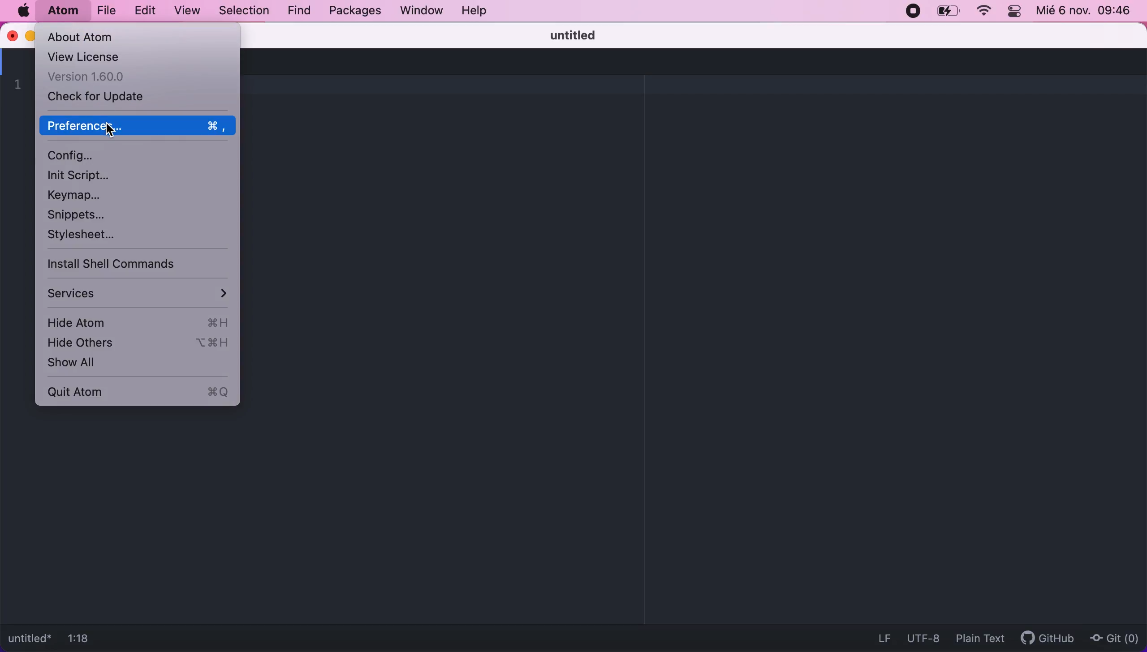 This screenshot has height=652, width=1147. Describe the element at coordinates (120, 266) in the screenshot. I see `install shell commands` at that location.